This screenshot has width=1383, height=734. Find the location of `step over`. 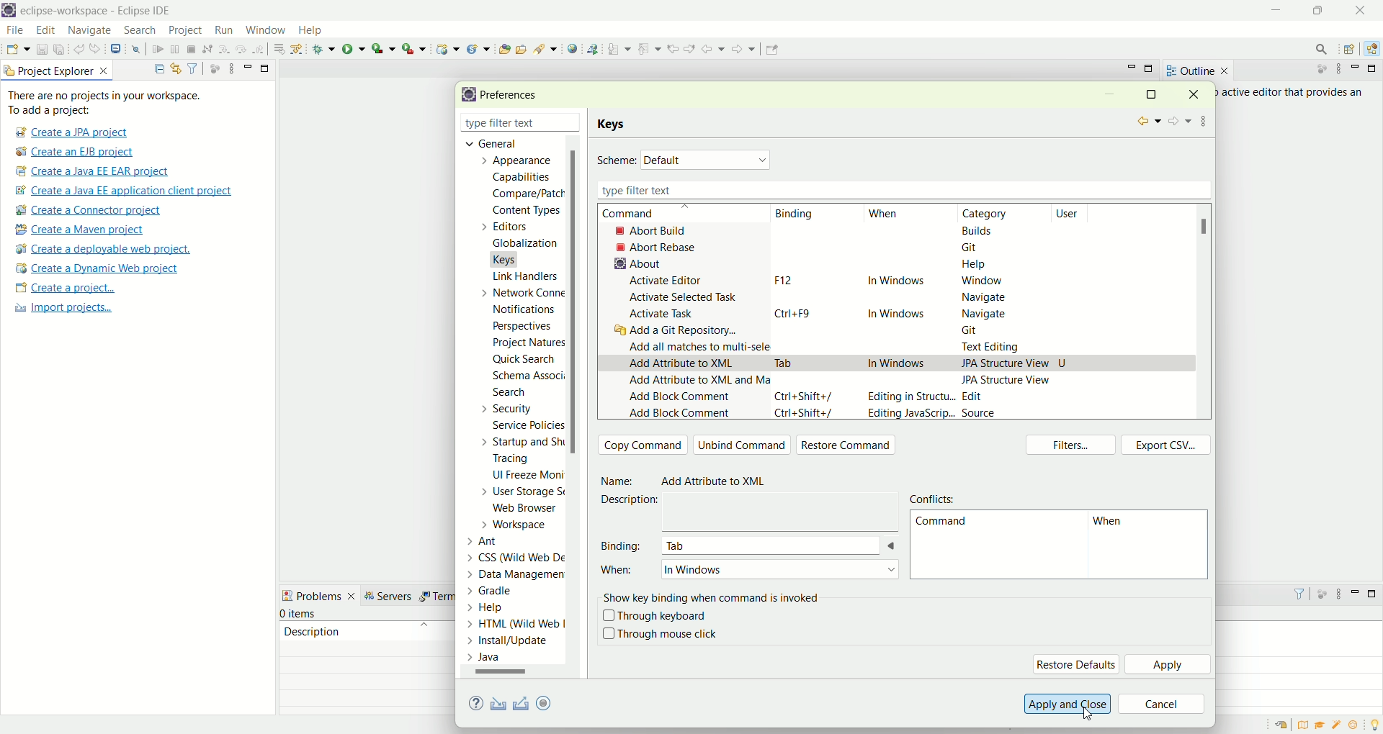

step over is located at coordinates (241, 48).